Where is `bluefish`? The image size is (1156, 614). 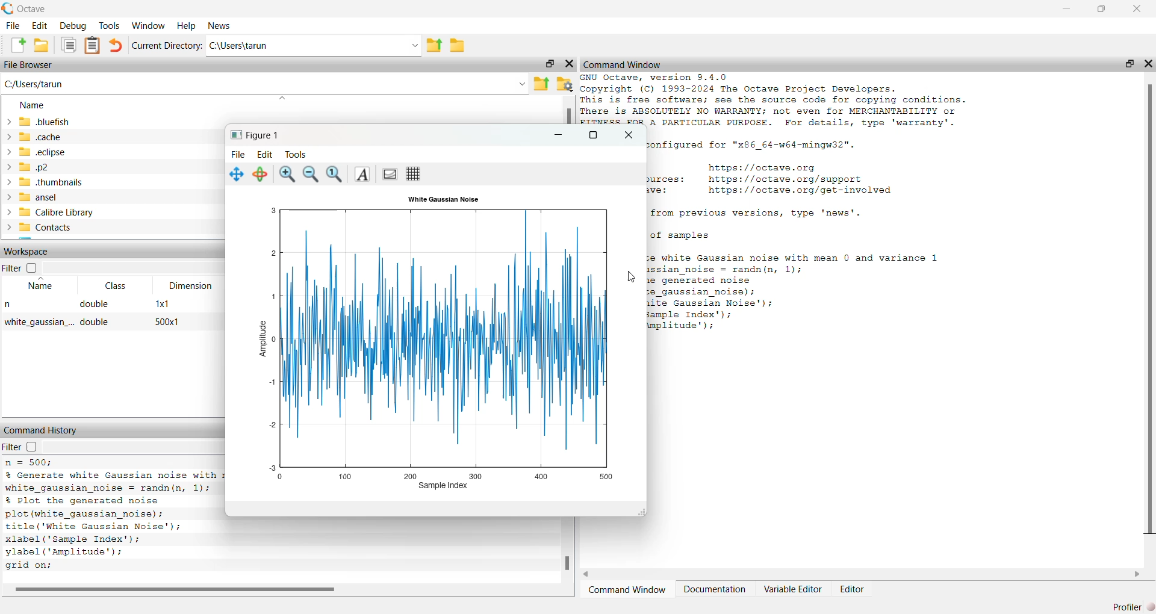
bluefish is located at coordinates (39, 121).